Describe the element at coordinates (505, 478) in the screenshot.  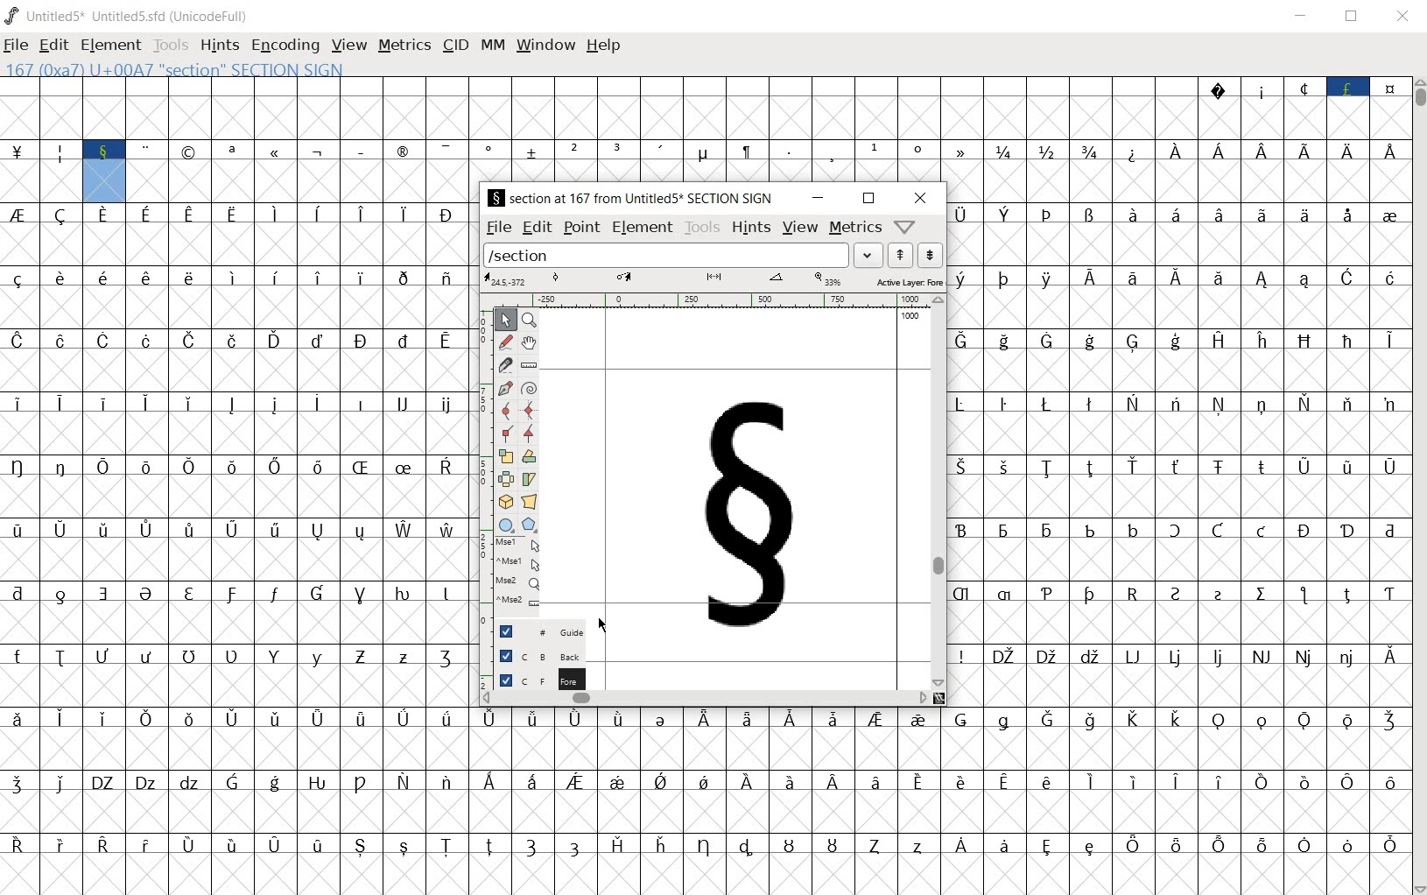
I see `flip the selection` at that location.